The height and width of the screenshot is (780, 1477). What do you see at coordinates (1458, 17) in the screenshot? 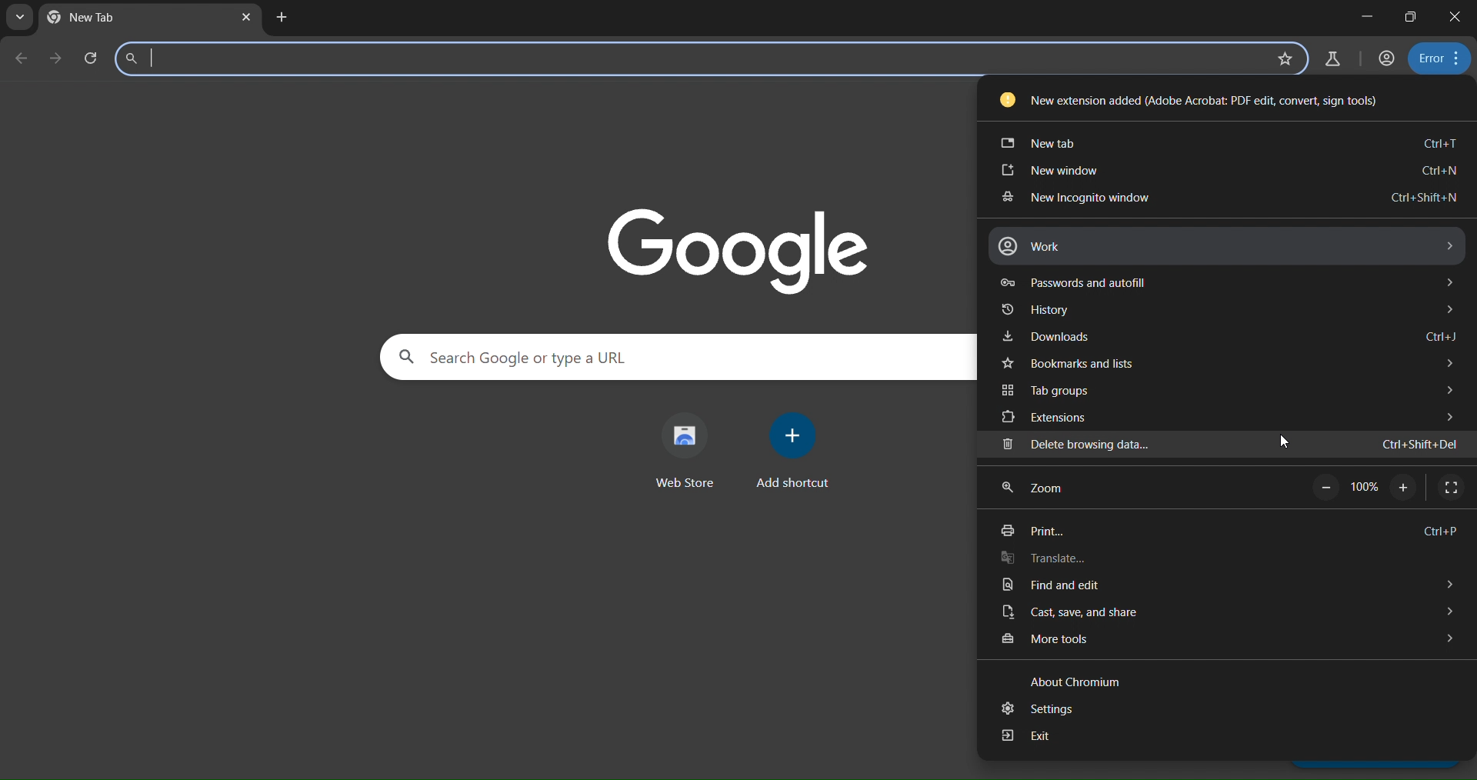
I see `close` at bounding box center [1458, 17].